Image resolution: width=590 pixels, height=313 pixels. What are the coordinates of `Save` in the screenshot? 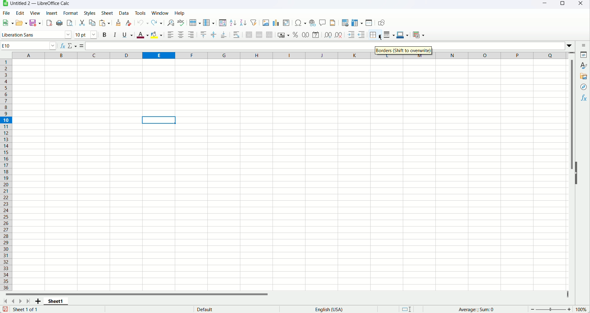 It's located at (37, 23).